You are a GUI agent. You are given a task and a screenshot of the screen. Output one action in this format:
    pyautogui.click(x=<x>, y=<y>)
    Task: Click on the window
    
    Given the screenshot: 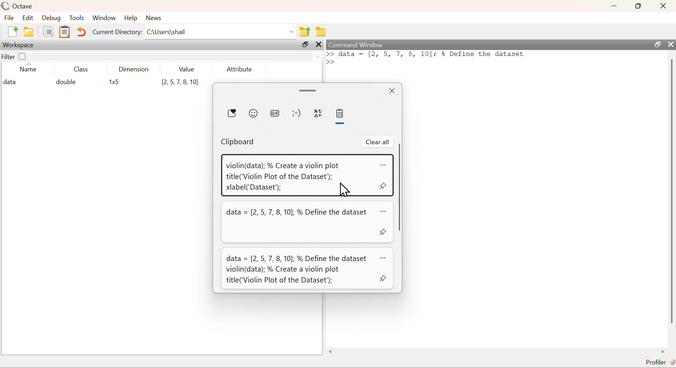 What is the action you would take?
    pyautogui.click(x=104, y=18)
    